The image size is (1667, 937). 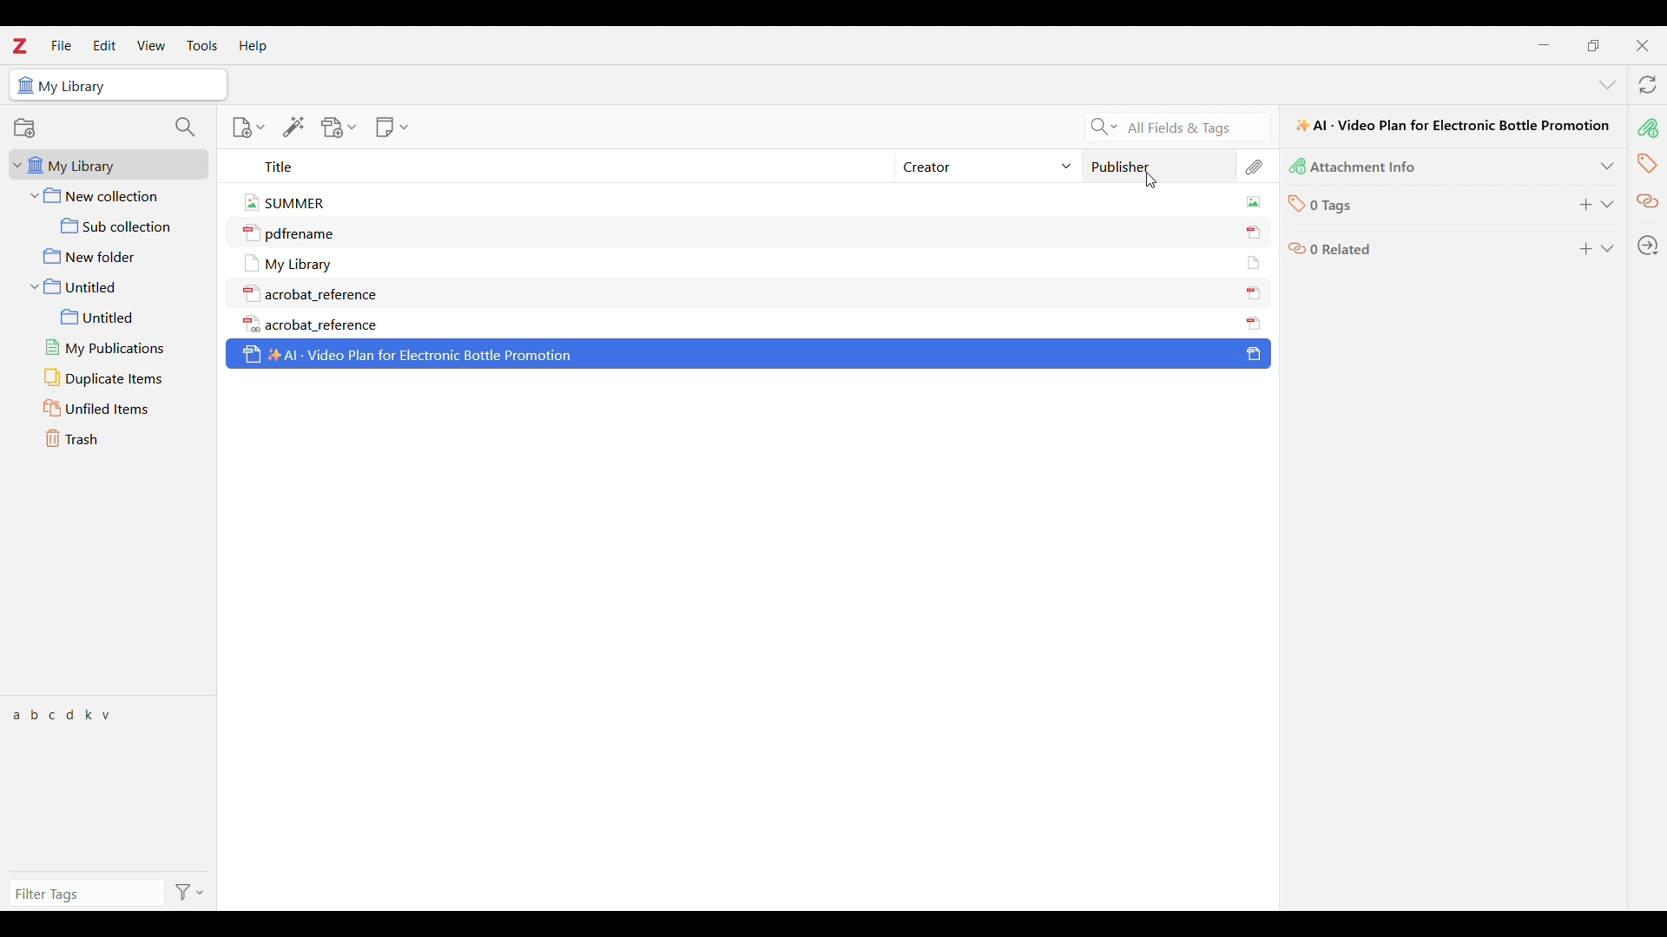 What do you see at coordinates (1295, 252) in the screenshot?
I see `icon` at bounding box center [1295, 252].